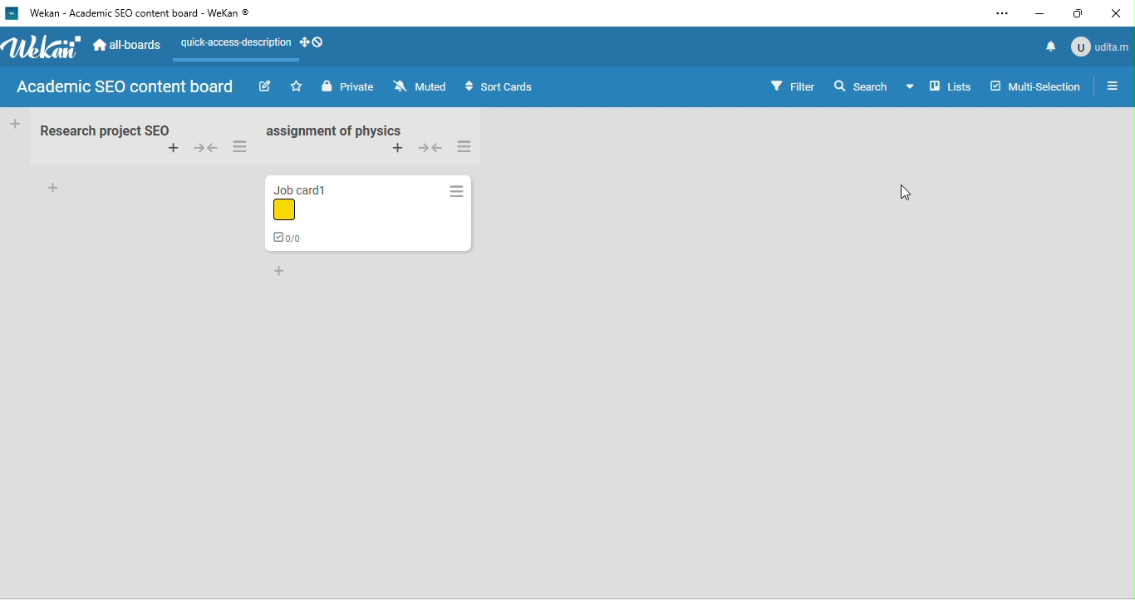 The image size is (1135, 600). Describe the element at coordinates (313, 46) in the screenshot. I see `show desktop drag handles` at that location.